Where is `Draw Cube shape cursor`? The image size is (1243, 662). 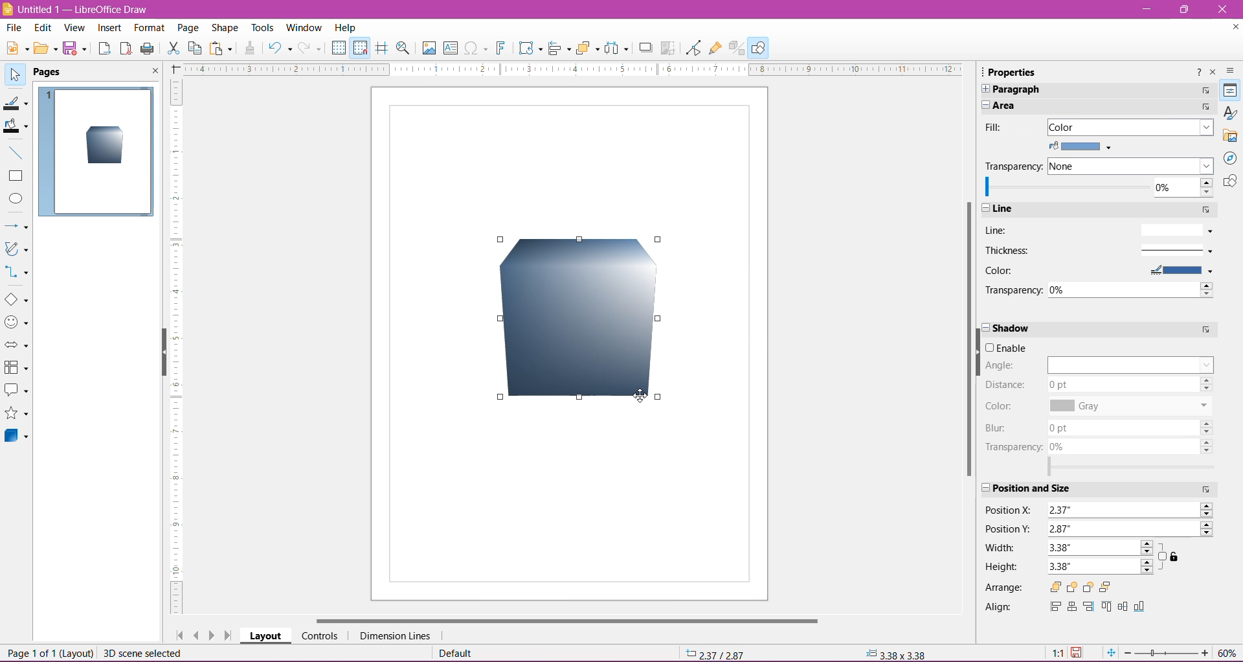 Draw Cube shape cursor is located at coordinates (502, 241).